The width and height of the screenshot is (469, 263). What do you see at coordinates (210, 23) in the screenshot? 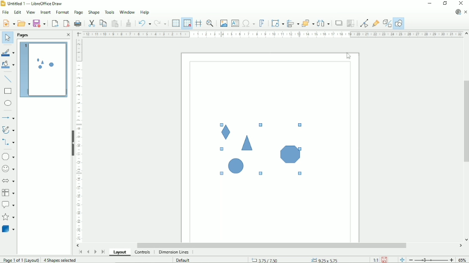
I see `Zoom & pan` at bounding box center [210, 23].